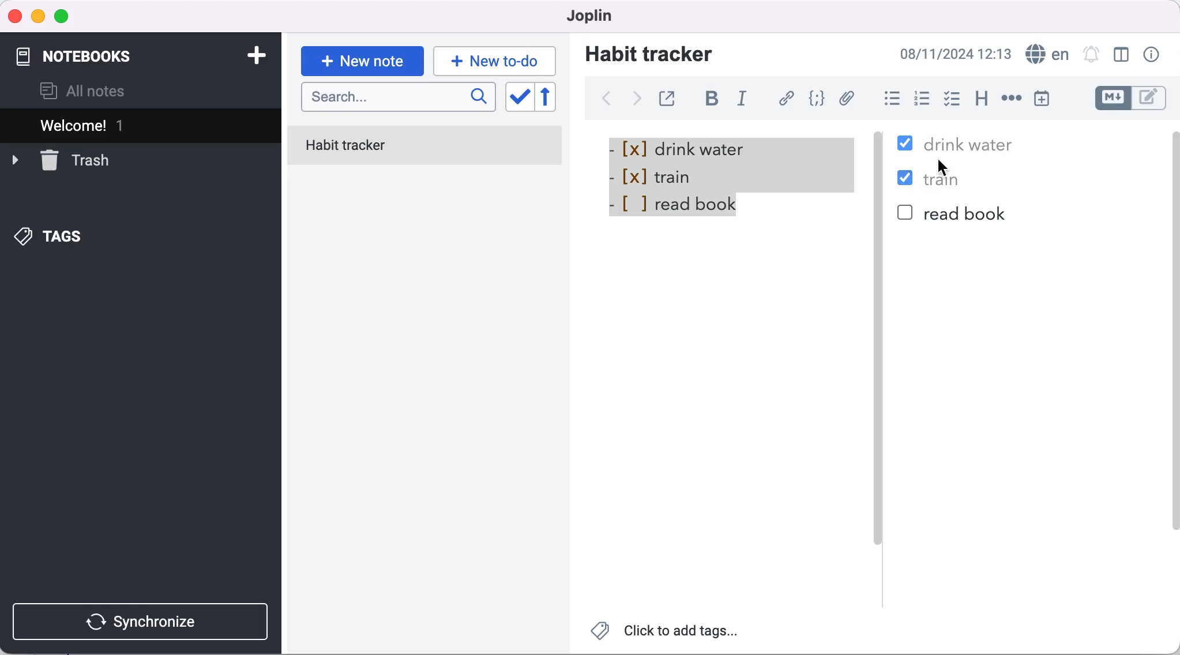  What do you see at coordinates (425, 147) in the screenshot?
I see `habit tracker` at bounding box center [425, 147].